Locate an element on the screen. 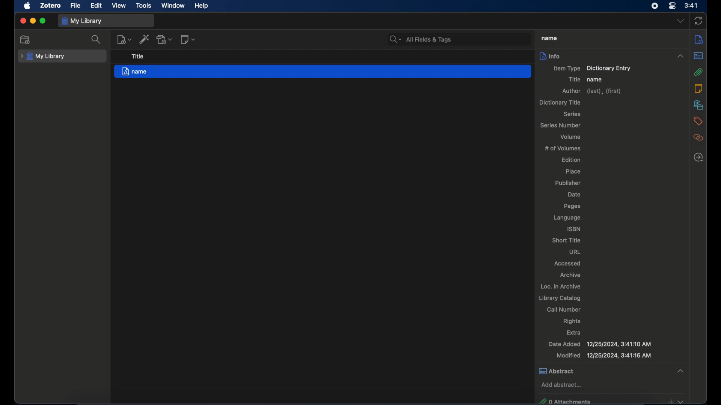  language is located at coordinates (568, 218).